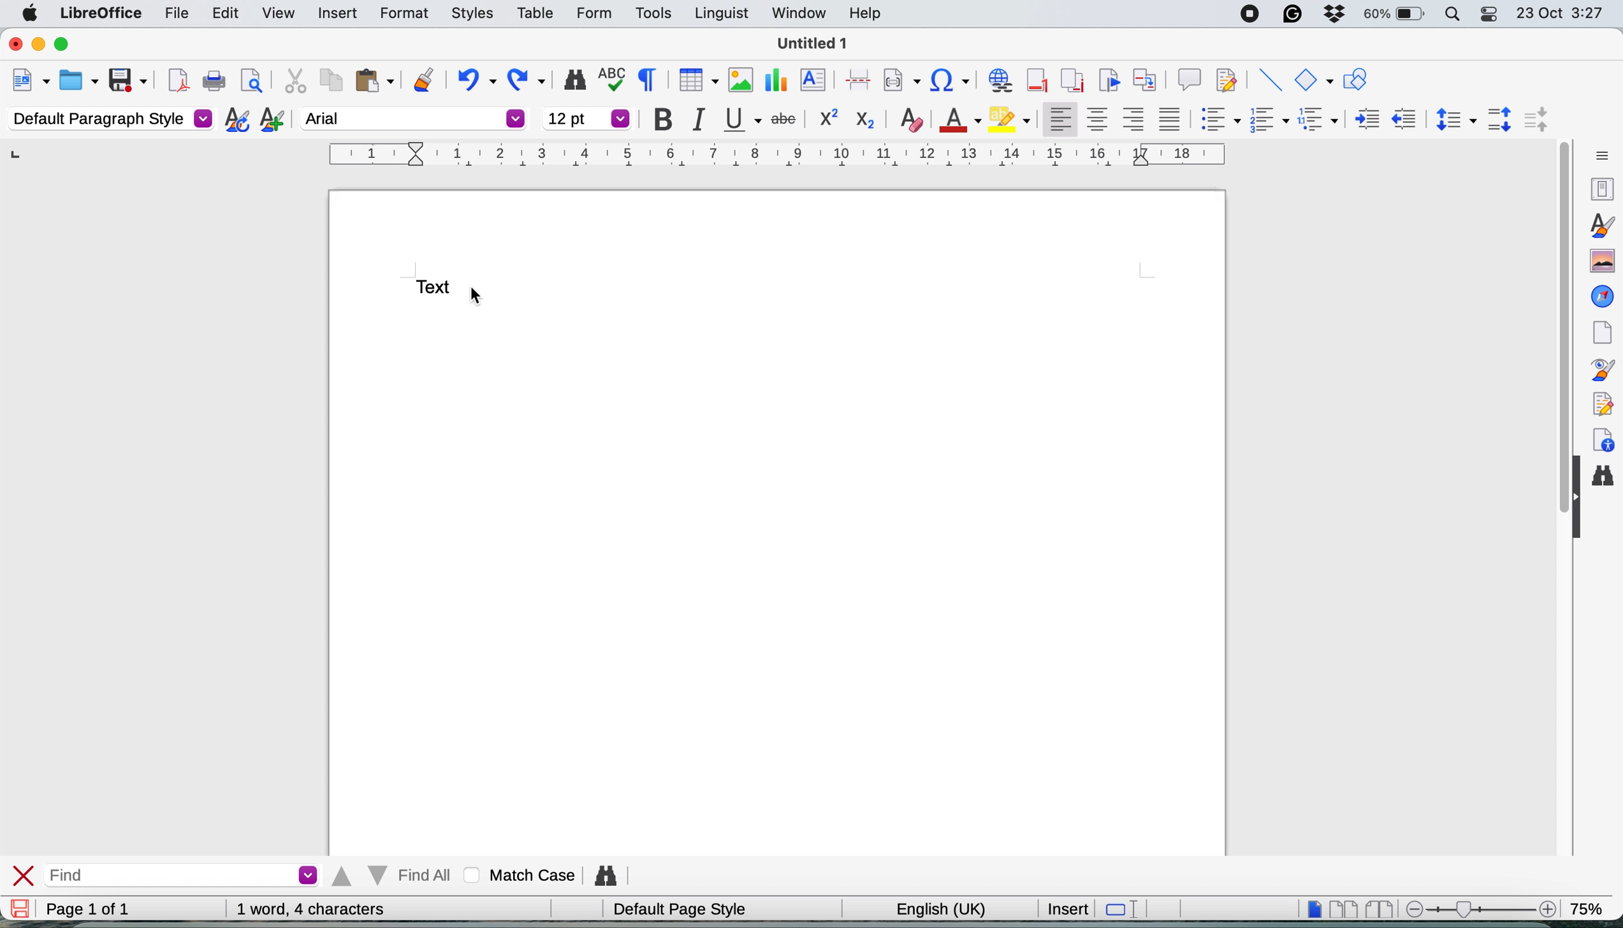  What do you see at coordinates (479, 296) in the screenshot?
I see `cursor` at bounding box center [479, 296].